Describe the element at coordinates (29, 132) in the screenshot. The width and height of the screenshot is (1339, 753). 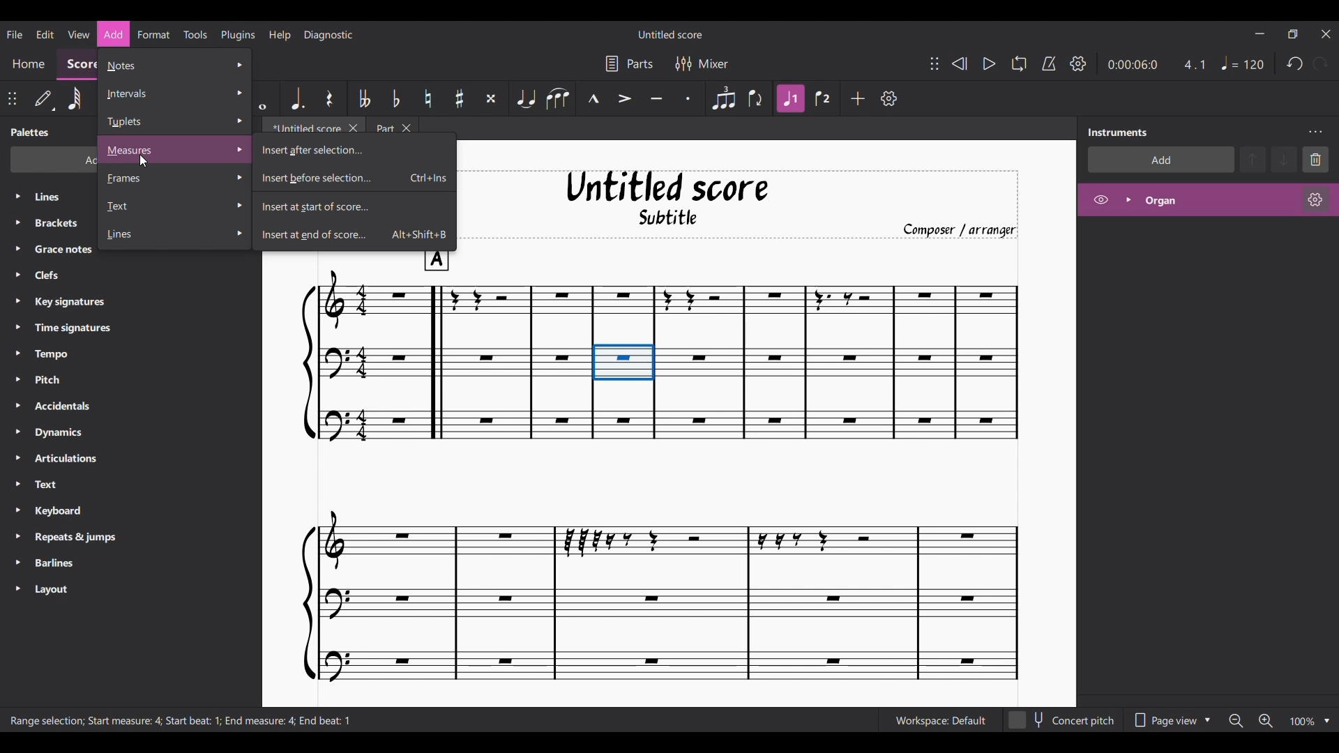
I see `Panel title` at that location.